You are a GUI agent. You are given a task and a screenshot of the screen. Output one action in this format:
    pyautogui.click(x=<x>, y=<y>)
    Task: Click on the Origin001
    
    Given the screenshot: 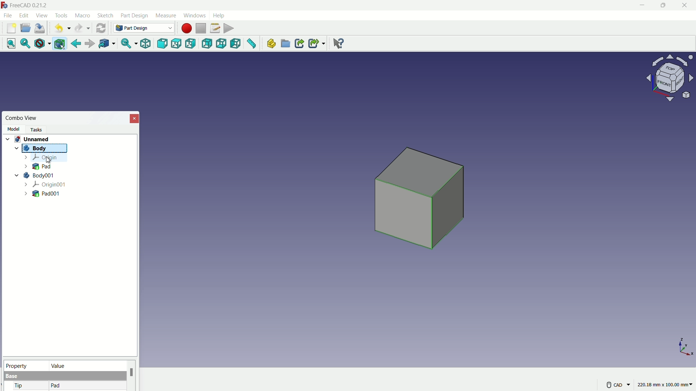 What is the action you would take?
    pyautogui.click(x=46, y=184)
    